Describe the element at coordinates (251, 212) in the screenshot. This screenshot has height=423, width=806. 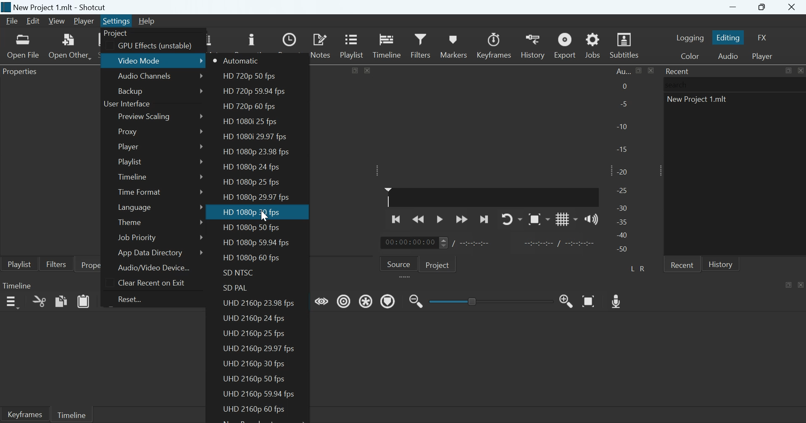
I see `HD 1080p 30fps` at that location.